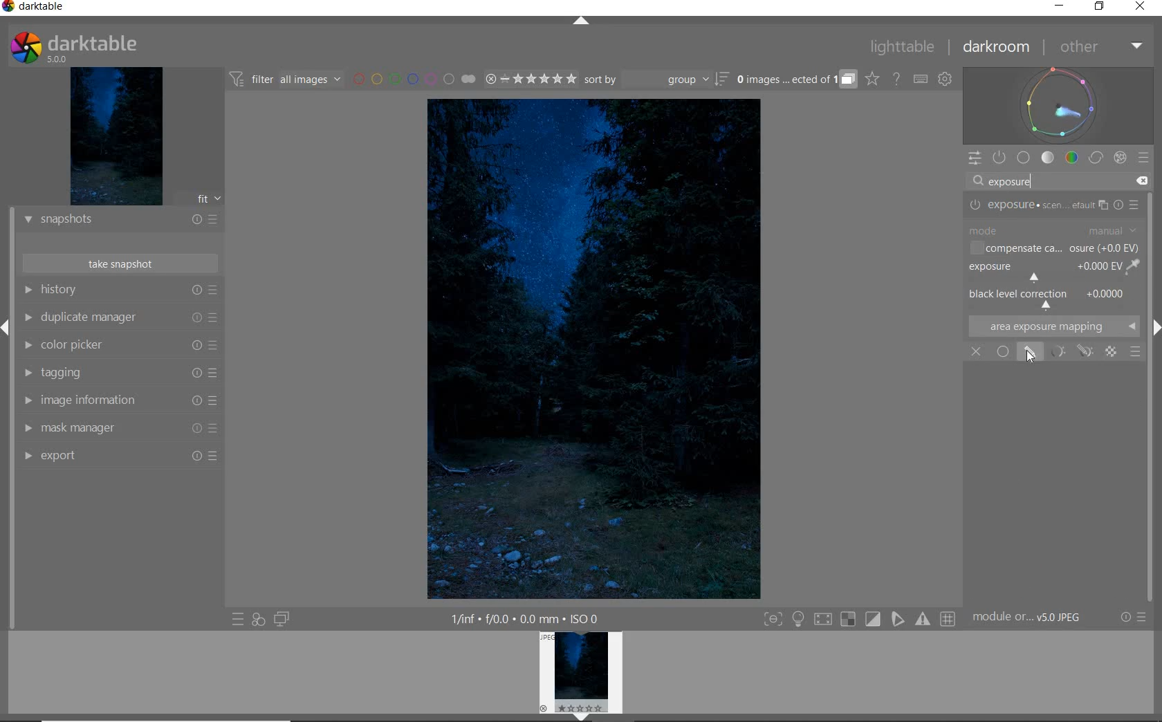  I want to click on SORT, so click(656, 80).